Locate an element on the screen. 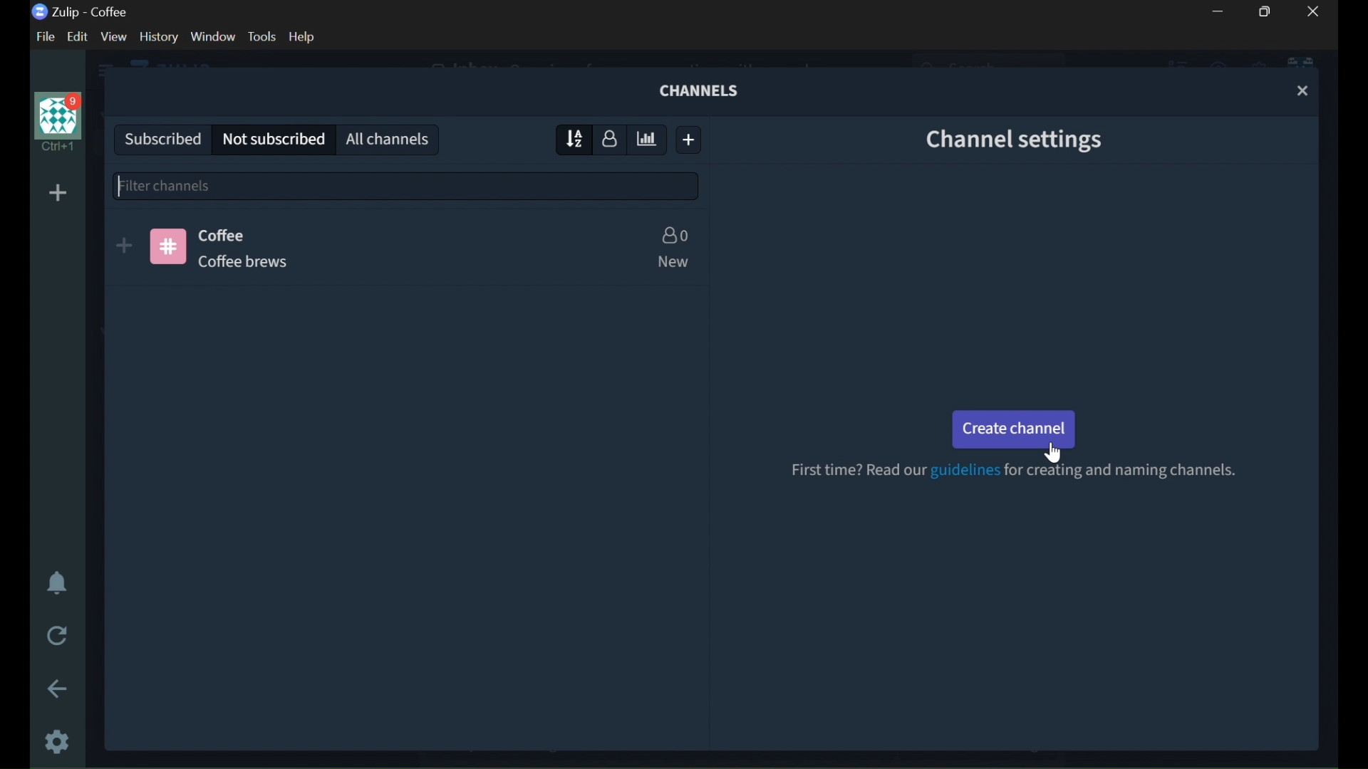 This screenshot has height=769, width=1368. GO BACK is located at coordinates (59, 689).